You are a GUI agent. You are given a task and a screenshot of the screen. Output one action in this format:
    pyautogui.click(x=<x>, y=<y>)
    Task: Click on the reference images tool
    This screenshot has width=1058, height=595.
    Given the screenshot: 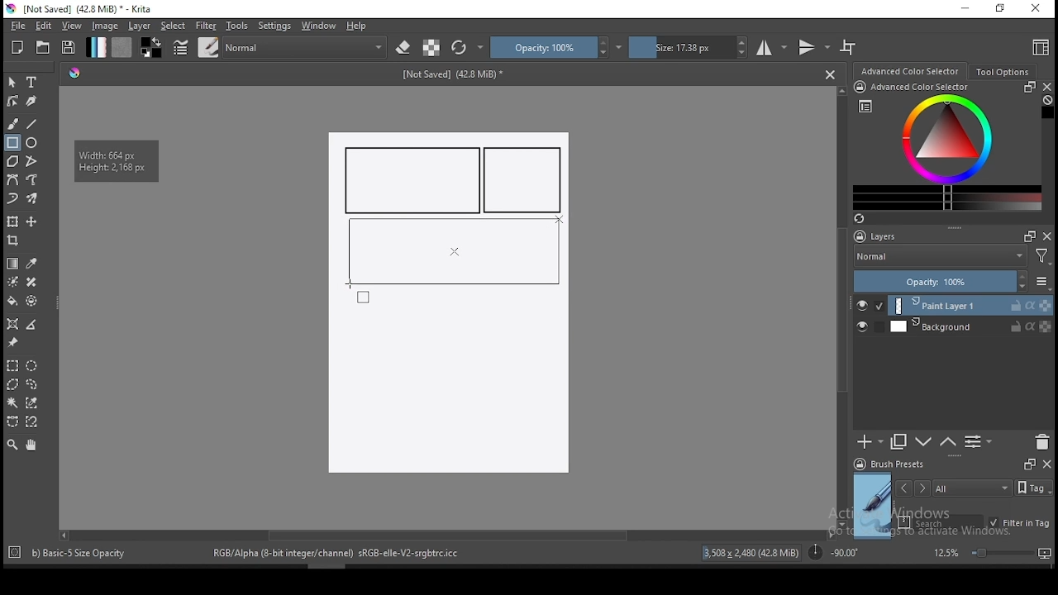 What is the action you would take?
    pyautogui.click(x=12, y=343)
    